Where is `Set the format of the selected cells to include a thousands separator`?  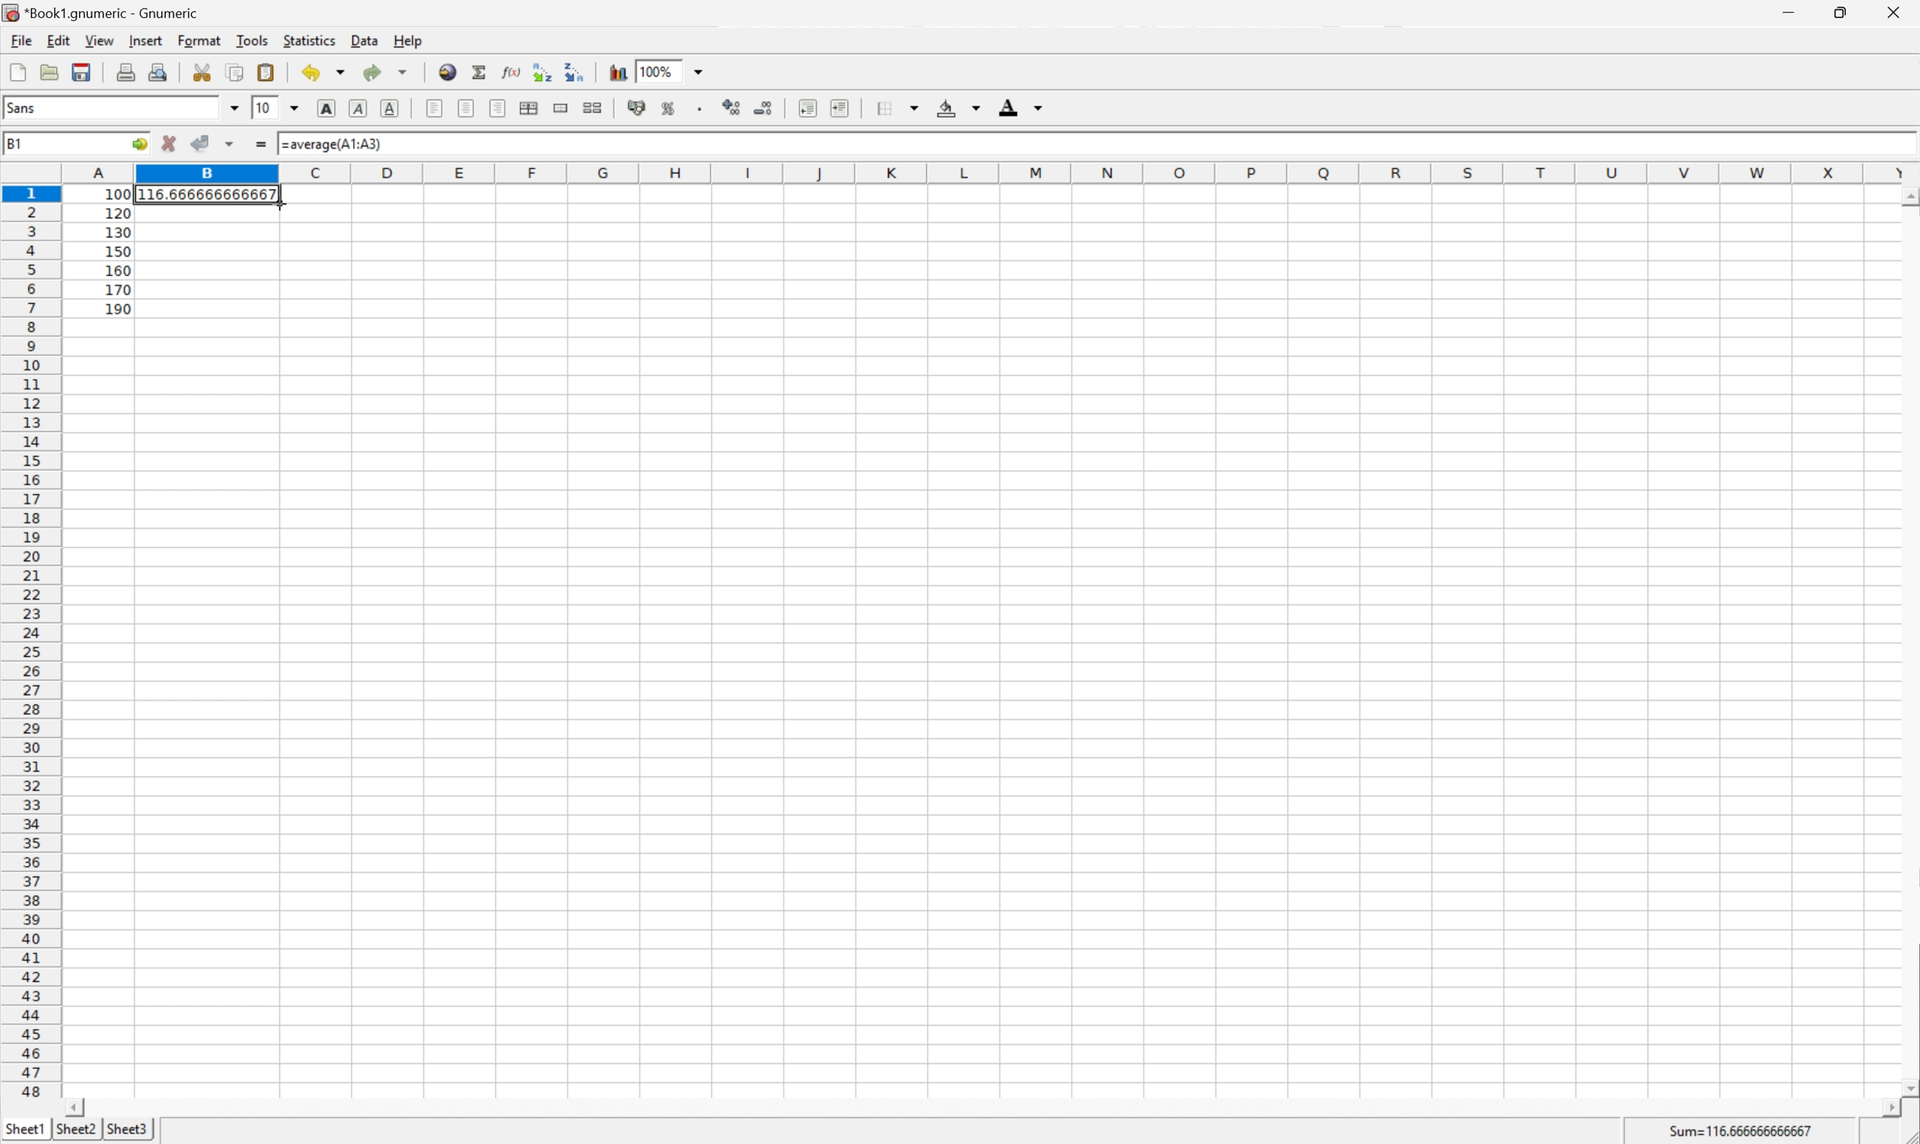 Set the format of the selected cells to include a thousands separator is located at coordinates (702, 108).